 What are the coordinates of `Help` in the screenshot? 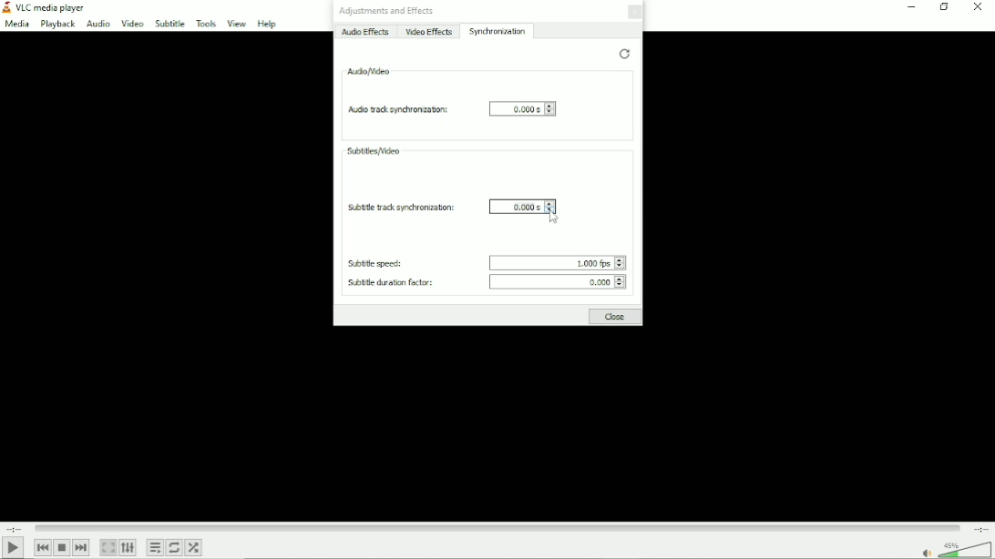 It's located at (269, 24).